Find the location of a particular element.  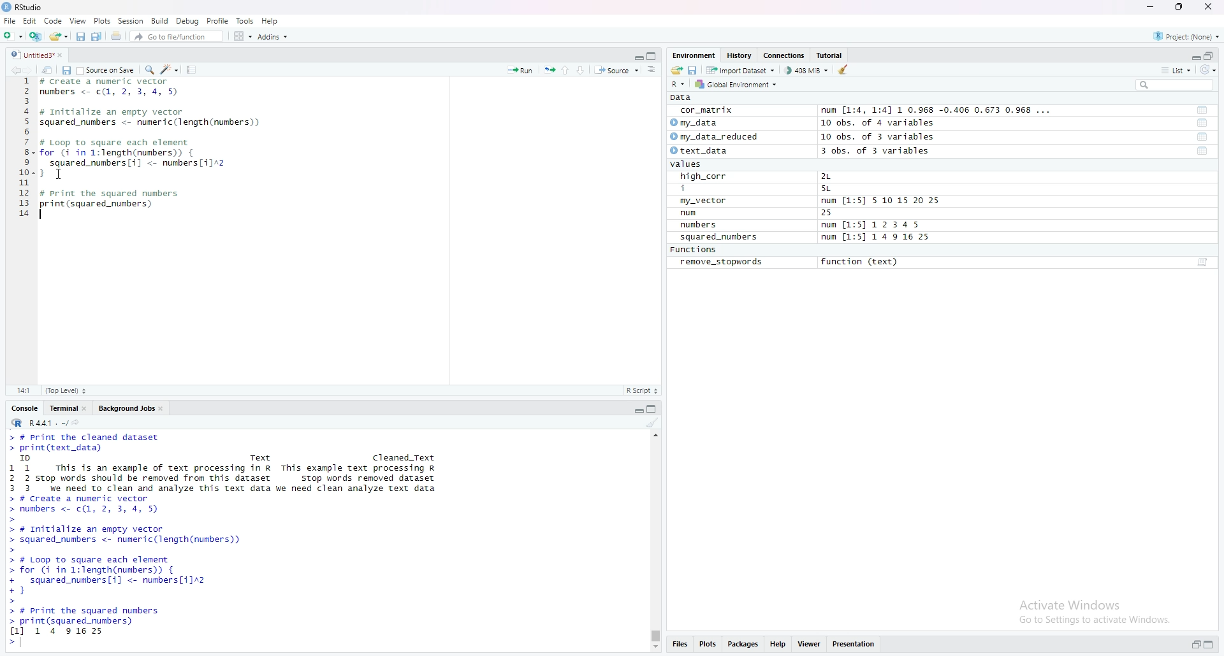

File is located at coordinates (10, 20).